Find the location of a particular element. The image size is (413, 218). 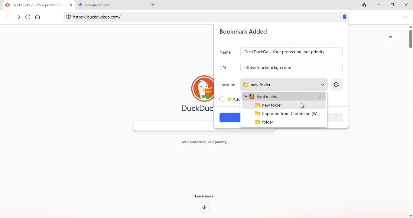

forward is located at coordinates (18, 17).